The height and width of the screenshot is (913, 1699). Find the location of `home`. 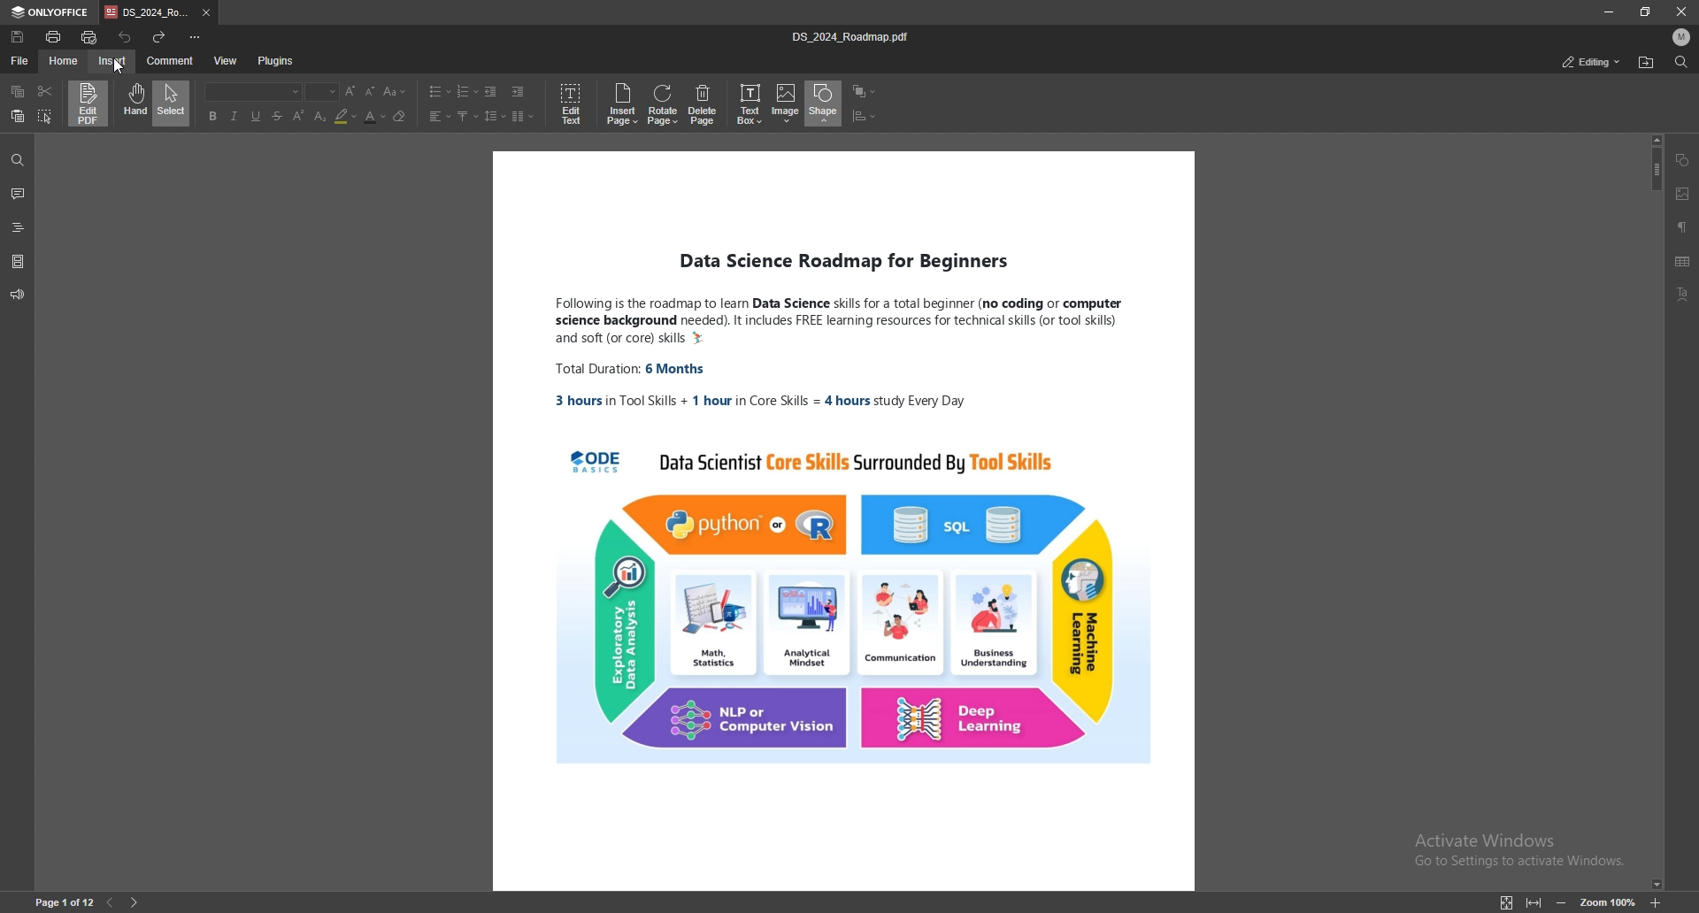

home is located at coordinates (65, 61).